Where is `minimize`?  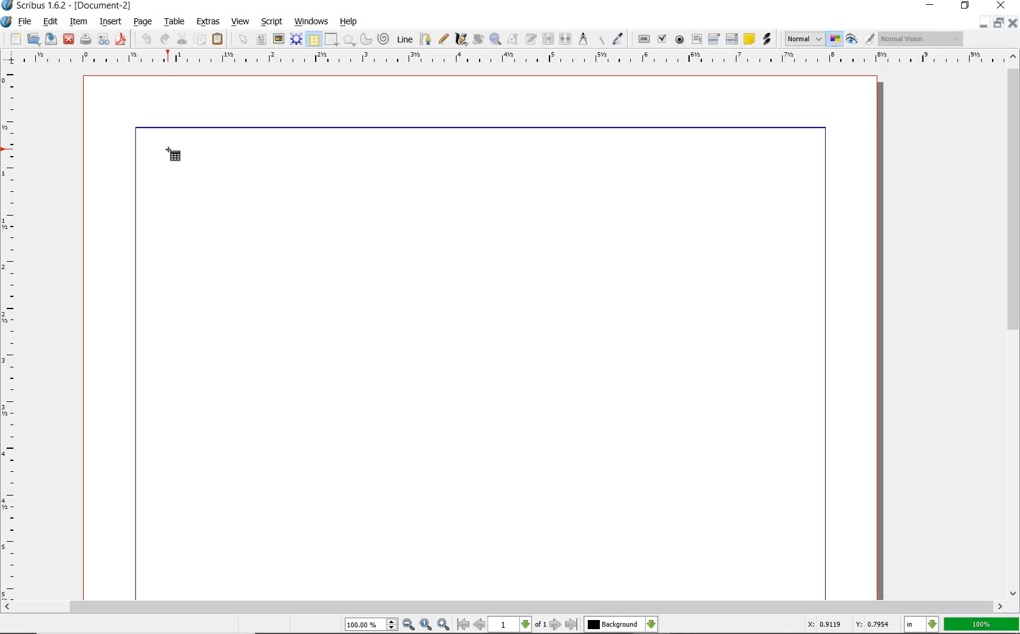
minimize is located at coordinates (984, 22).